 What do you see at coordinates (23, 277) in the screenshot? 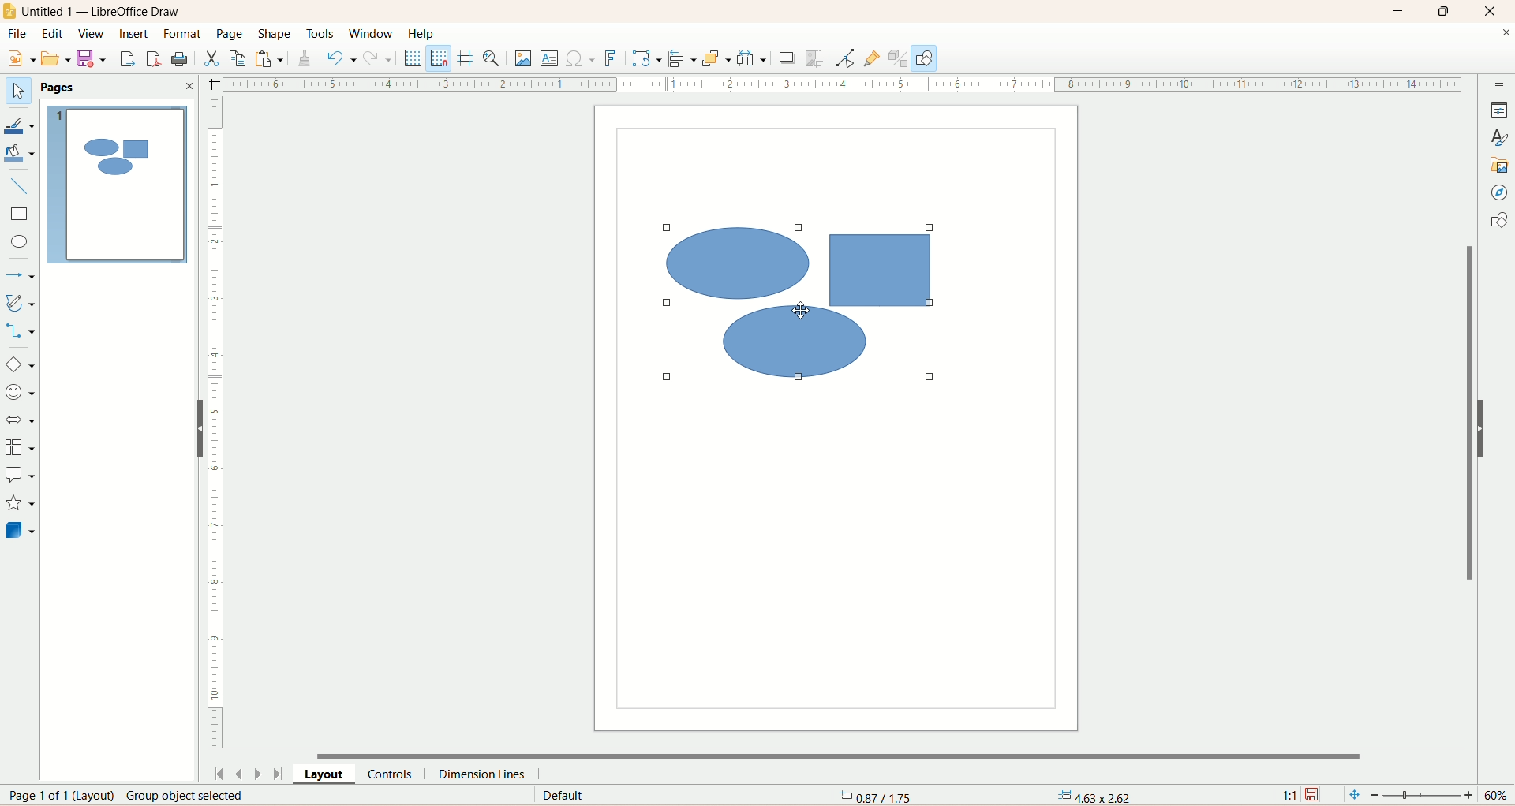
I see `lines and arrows` at bounding box center [23, 277].